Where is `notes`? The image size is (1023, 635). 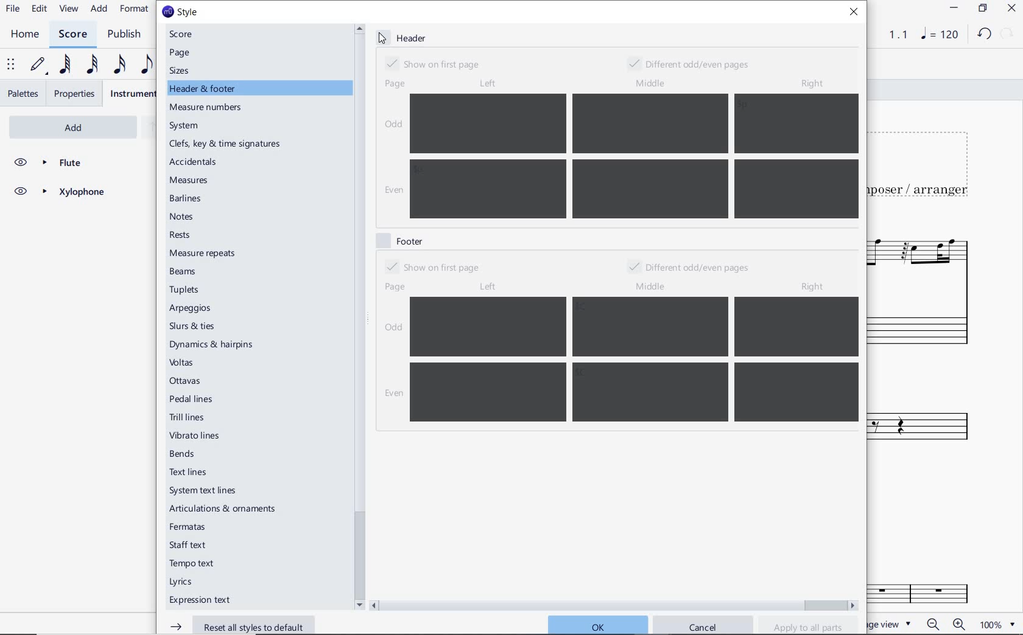
notes is located at coordinates (182, 217).